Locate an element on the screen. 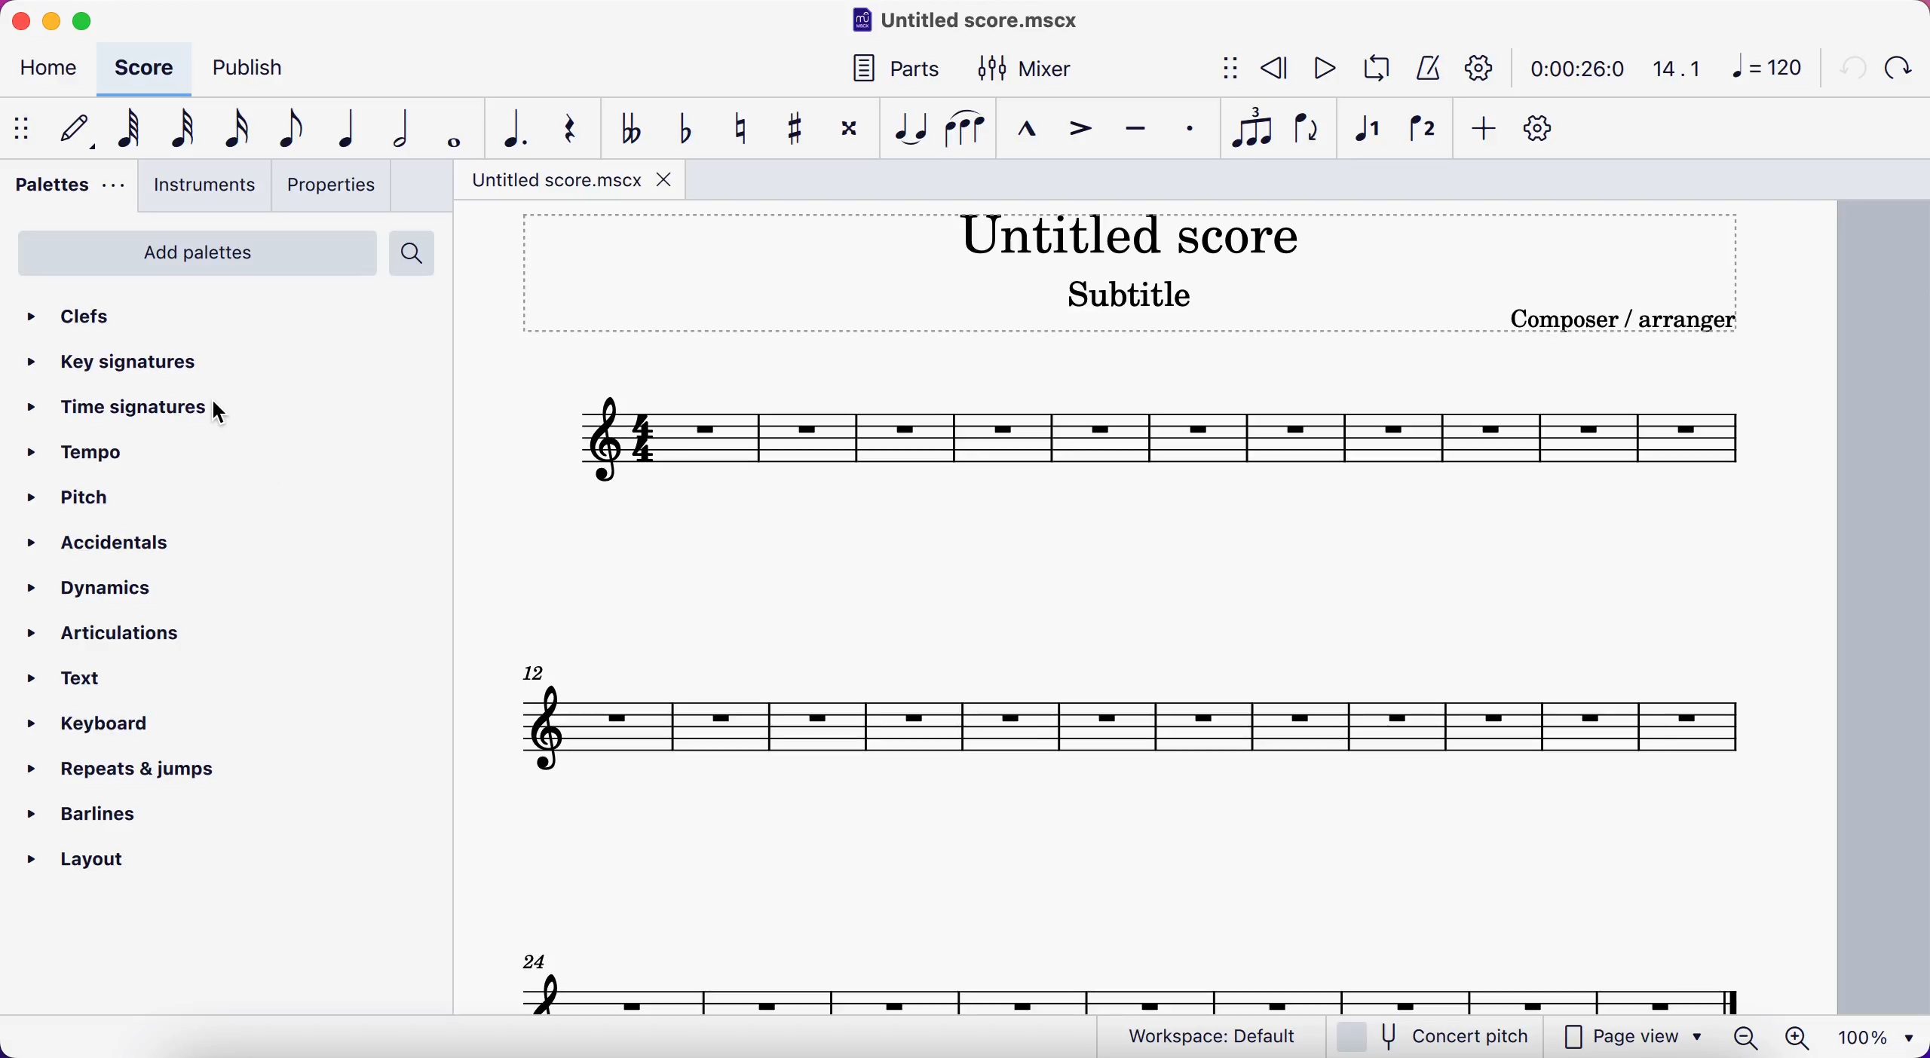 Image resolution: width=1930 pixels, height=1058 pixels. quarter note is located at coordinates (340, 127).